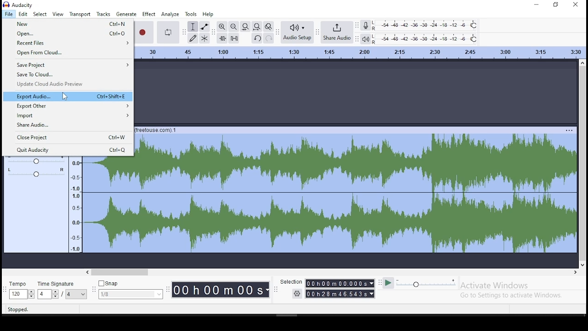 The height and width of the screenshot is (331, 588). Describe the element at coordinates (68, 64) in the screenshot. I see `save project` at that location.